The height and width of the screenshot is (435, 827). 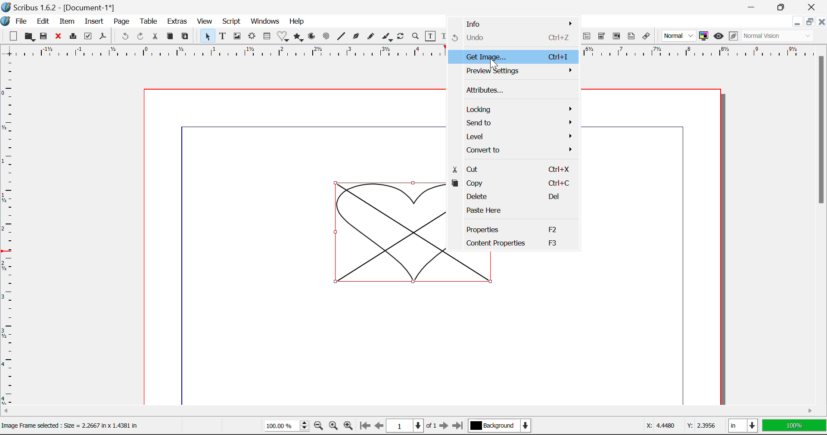 I want to click on Insert Special Shapes, so click(x=283, y=37).